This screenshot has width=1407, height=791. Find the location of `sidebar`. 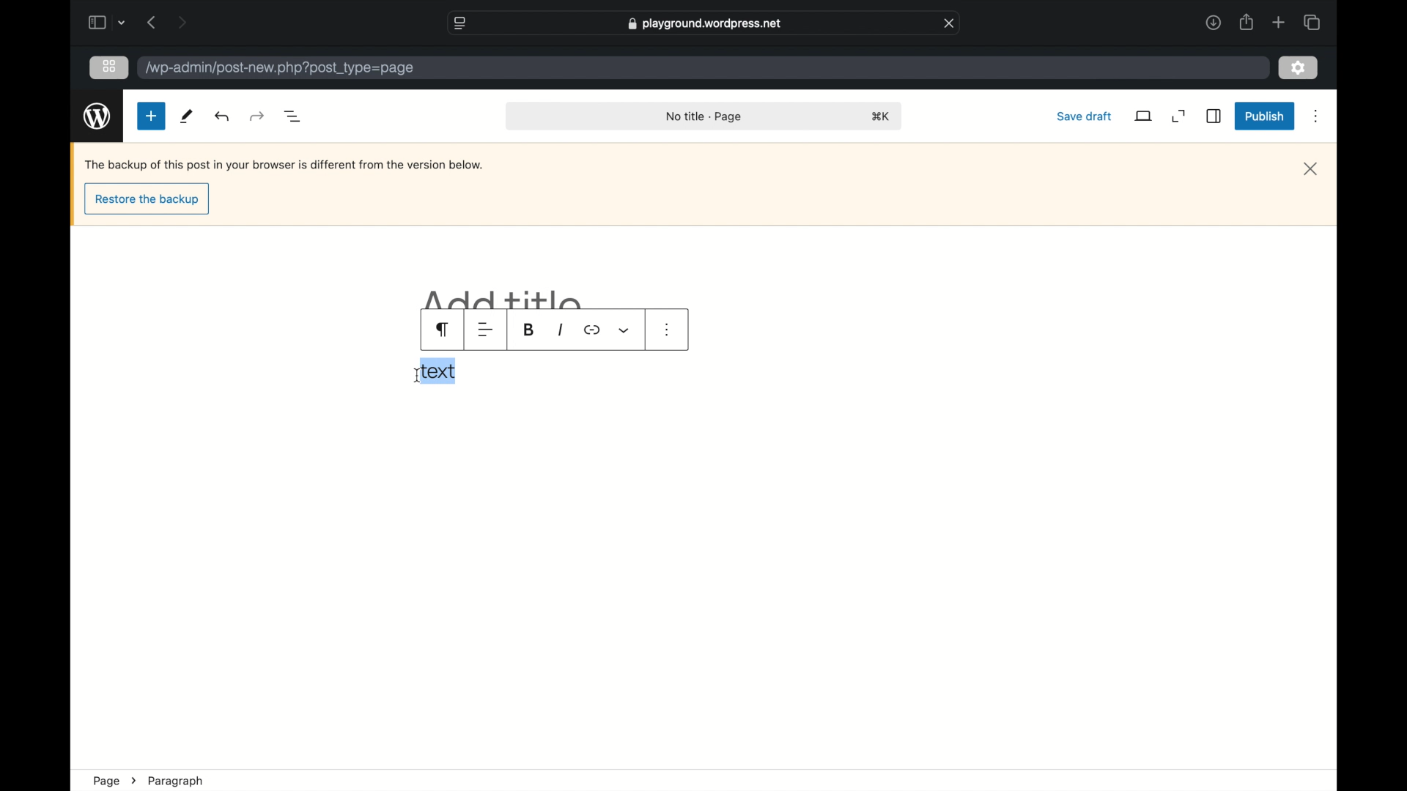

sidebar is located at coordinates (96, 22).